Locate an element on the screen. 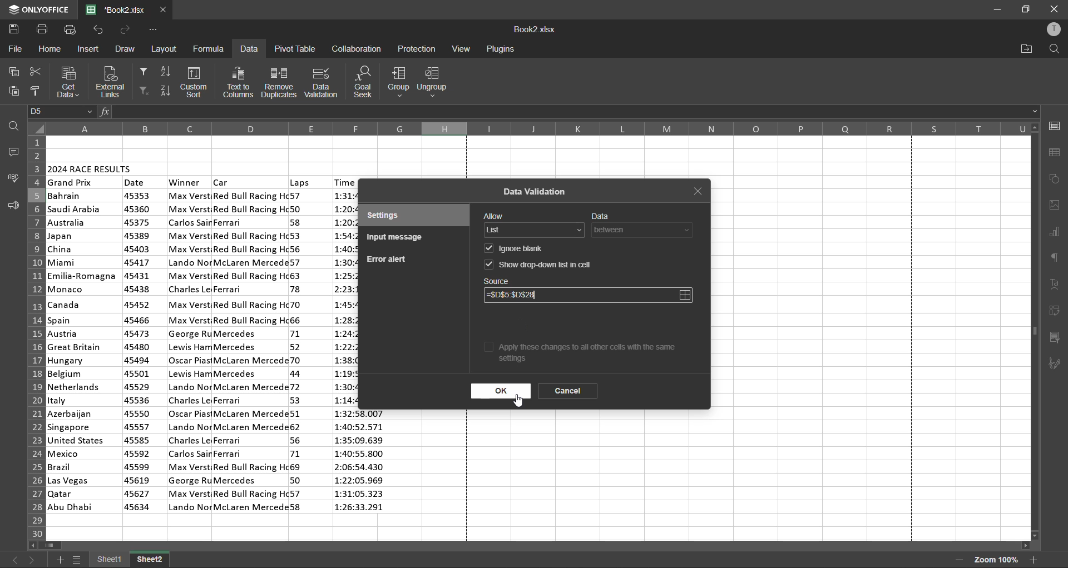 The height and width of the screenshot is (568, 1068). images is located at coordinates (1055, 205).